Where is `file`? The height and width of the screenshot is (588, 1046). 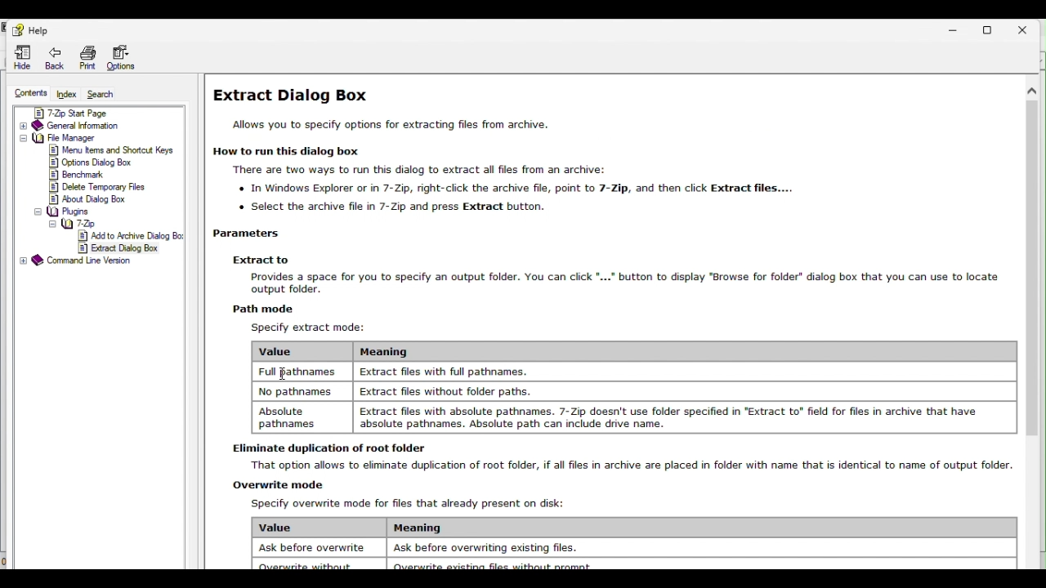 file is located at coordinates (100, 137).